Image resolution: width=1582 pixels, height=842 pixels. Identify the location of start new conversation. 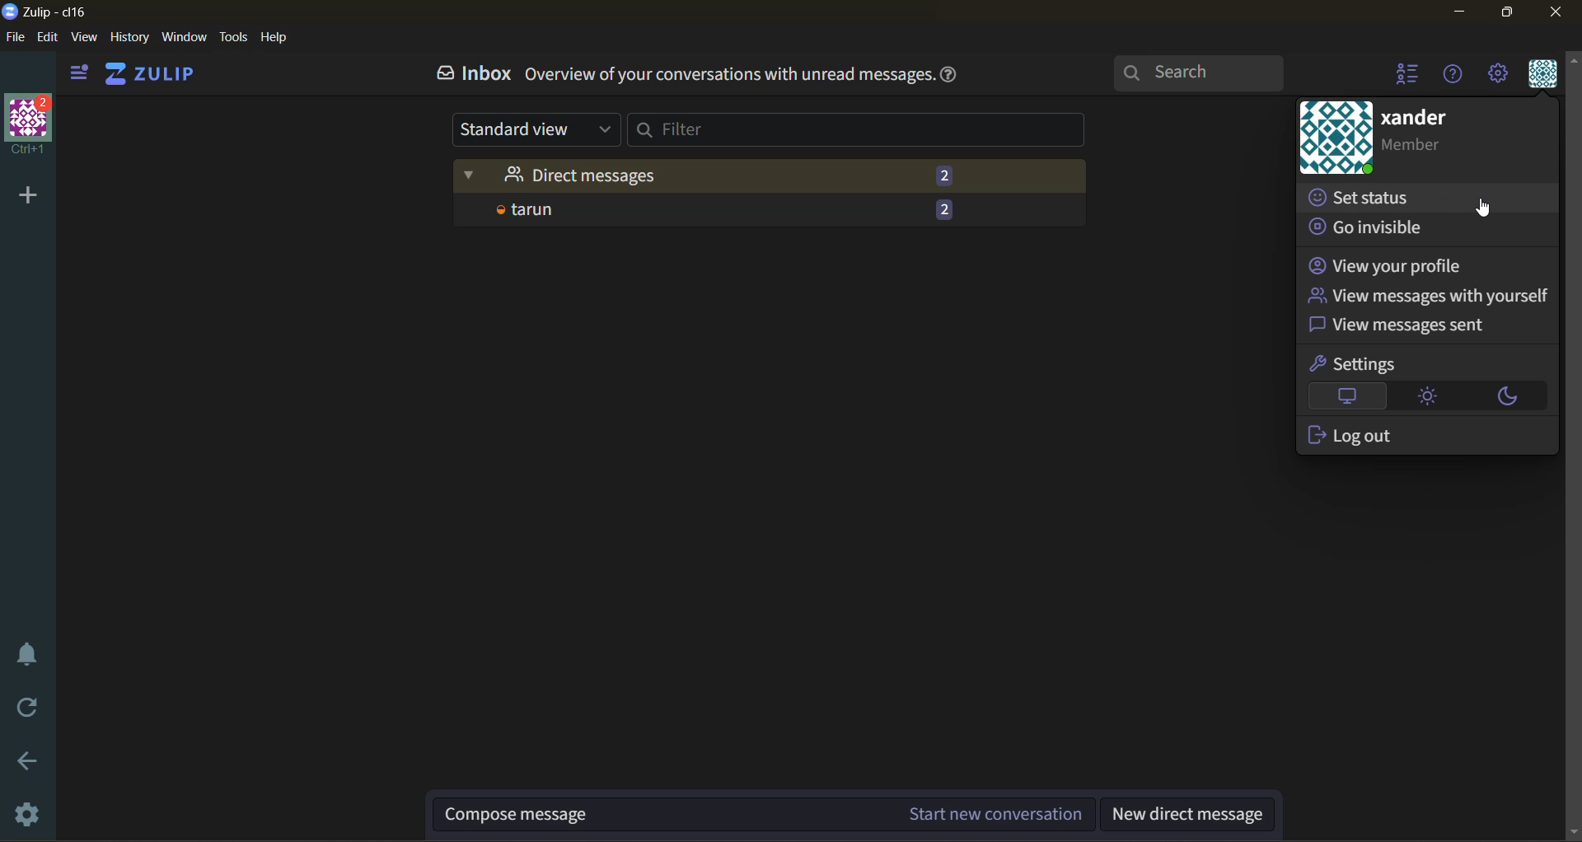
(765, 810).